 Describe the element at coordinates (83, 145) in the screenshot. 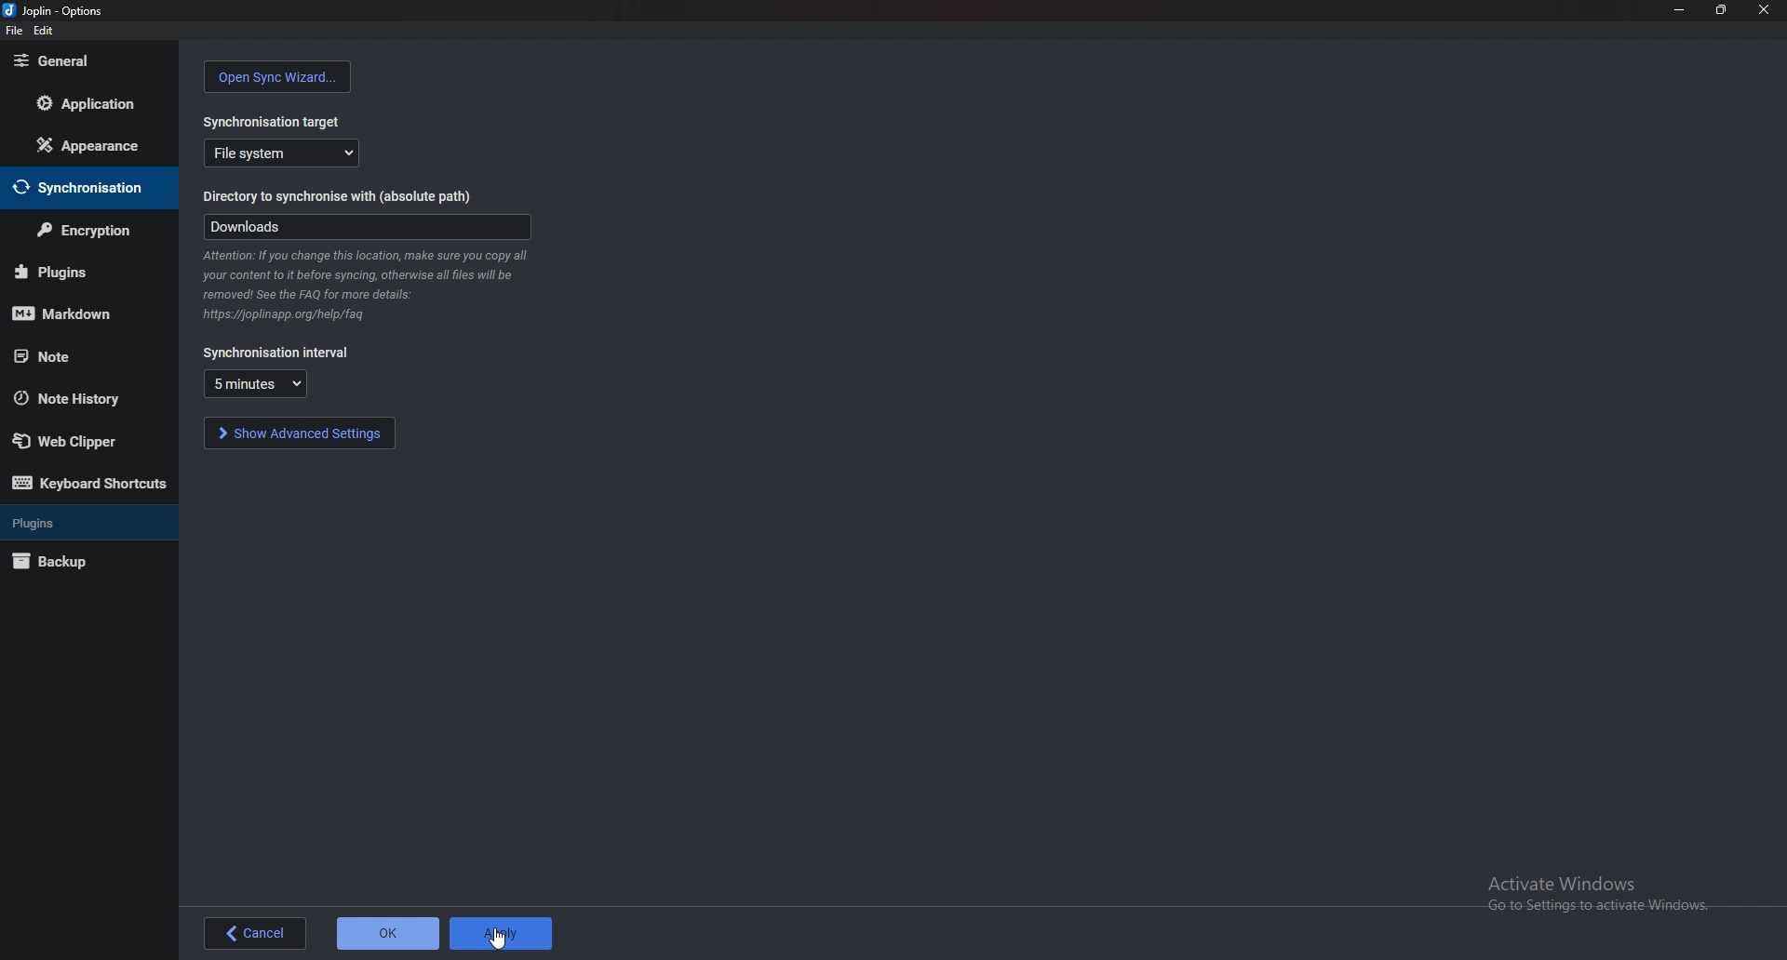

I see `Appearance` at that location.